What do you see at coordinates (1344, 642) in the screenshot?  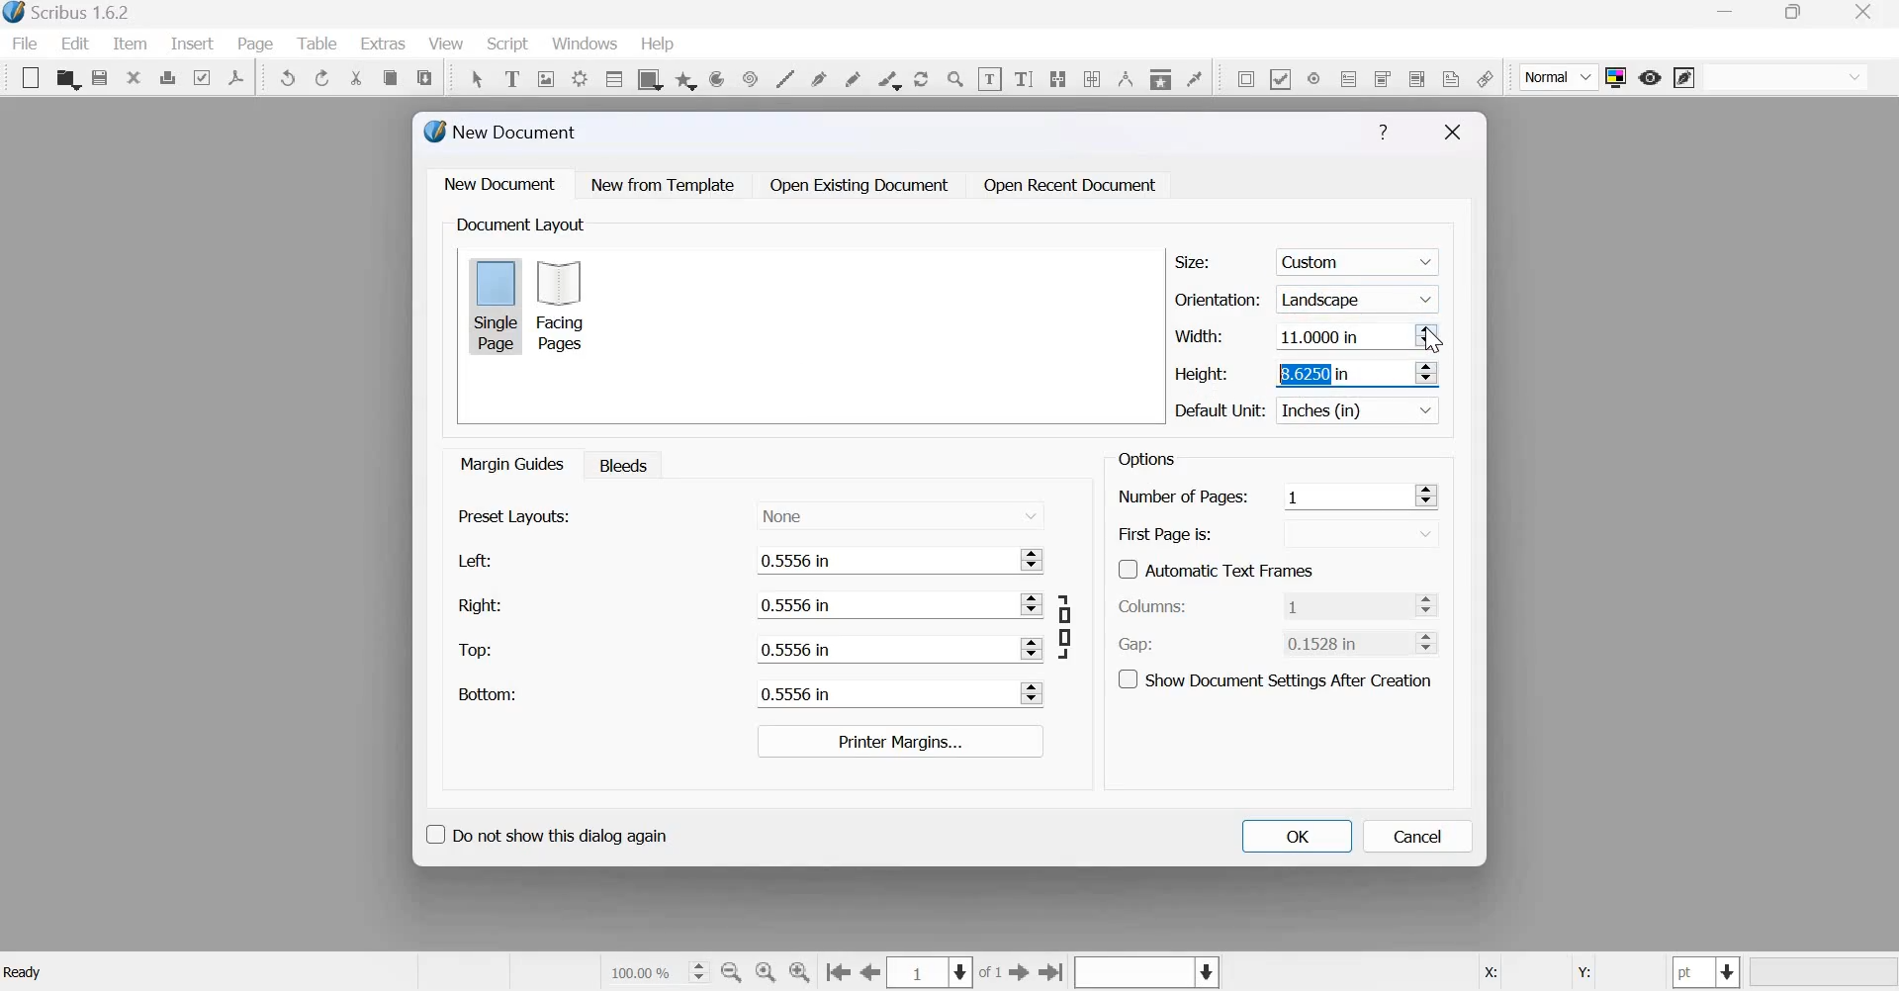 I see `0.1528 in` at bounding box center [1344, 642].